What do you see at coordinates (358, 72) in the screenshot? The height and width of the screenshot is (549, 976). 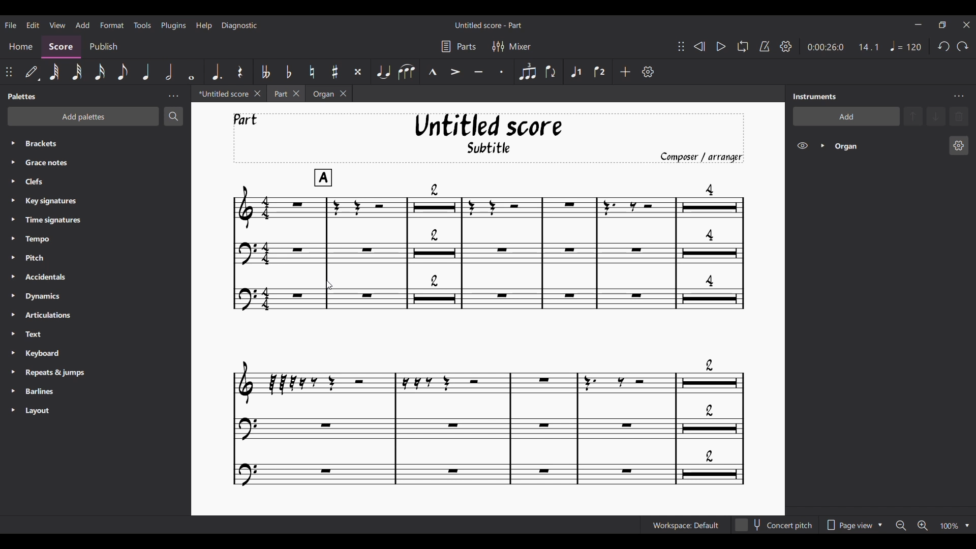 I see `Toggle double sharp` at bounding box center [358, 72].